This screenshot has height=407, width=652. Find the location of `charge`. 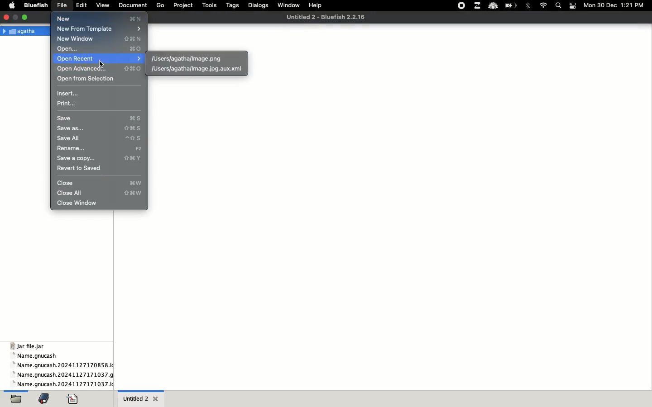

charge is located at coordinates (512, 5).